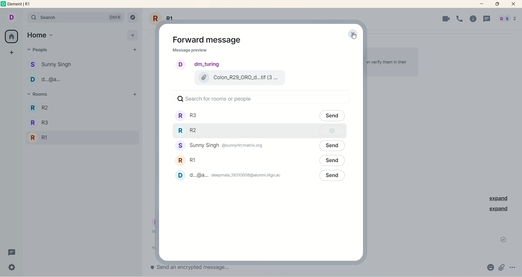 The image size is (522, 277). Describe the element at coordinates (490, 268) in the screenshot. I see `emoji` at that location.